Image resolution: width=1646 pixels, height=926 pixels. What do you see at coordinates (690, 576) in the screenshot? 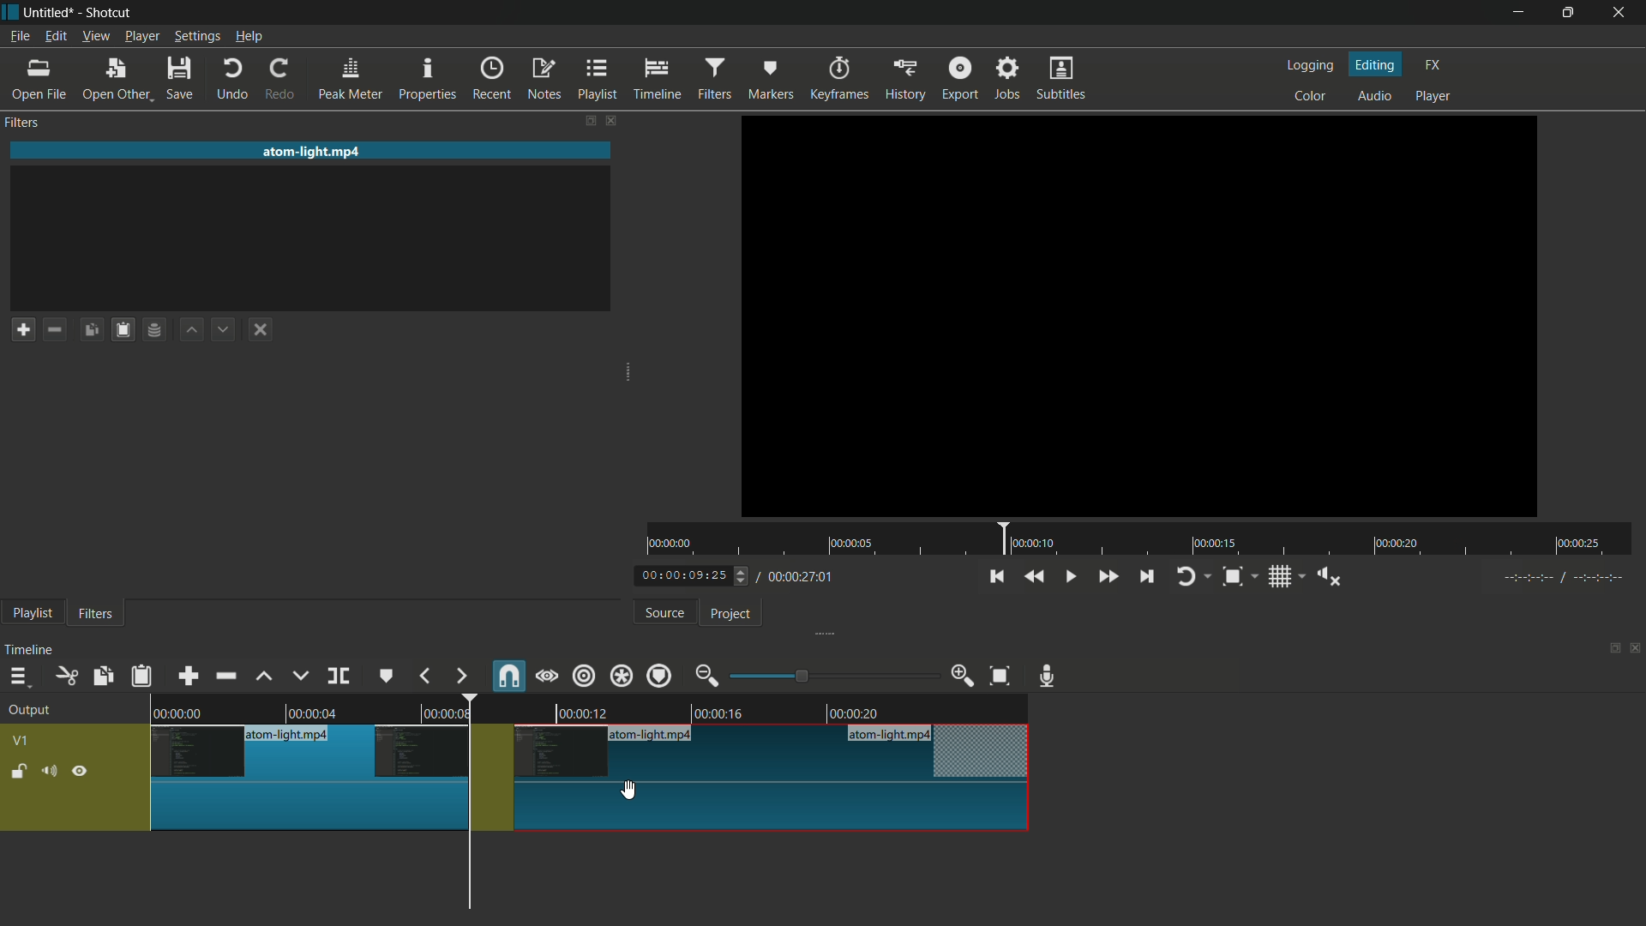
I see `current time` at bounding box center [690, 576].